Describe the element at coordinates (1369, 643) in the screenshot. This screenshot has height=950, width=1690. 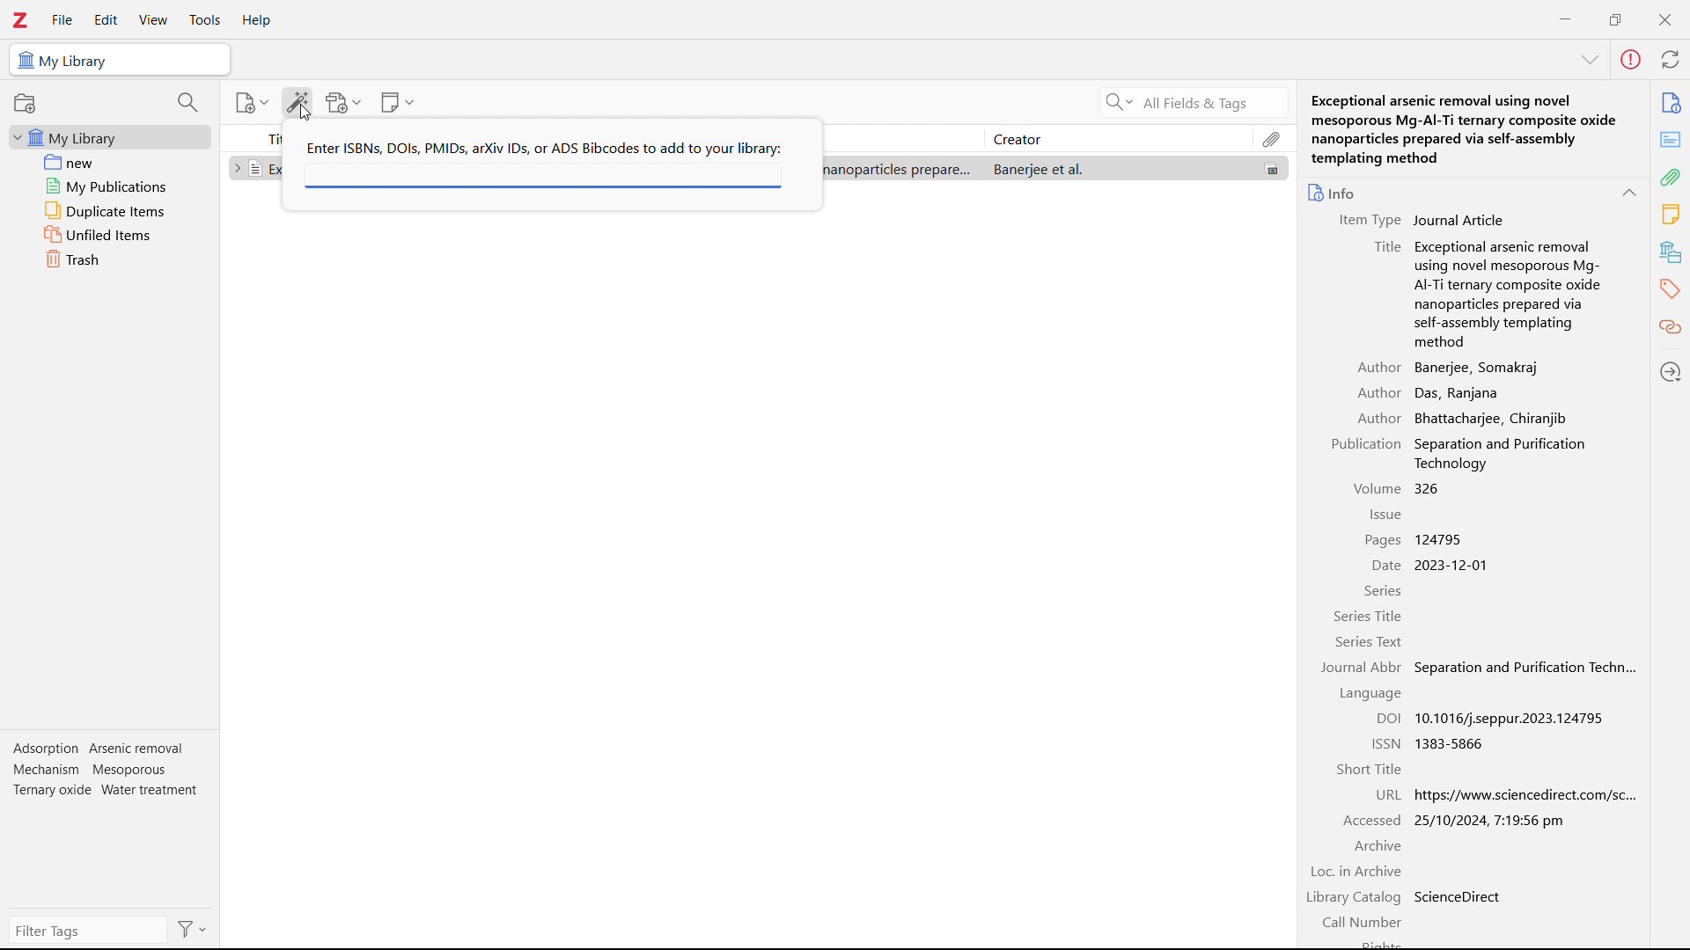
I see `Series text` at that location.